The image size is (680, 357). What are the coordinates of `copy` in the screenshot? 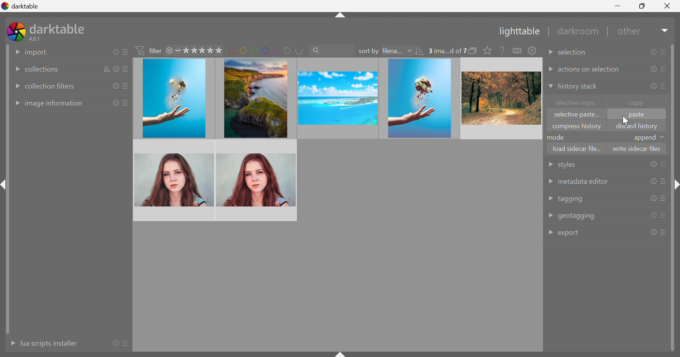 It's located at (640, 102).